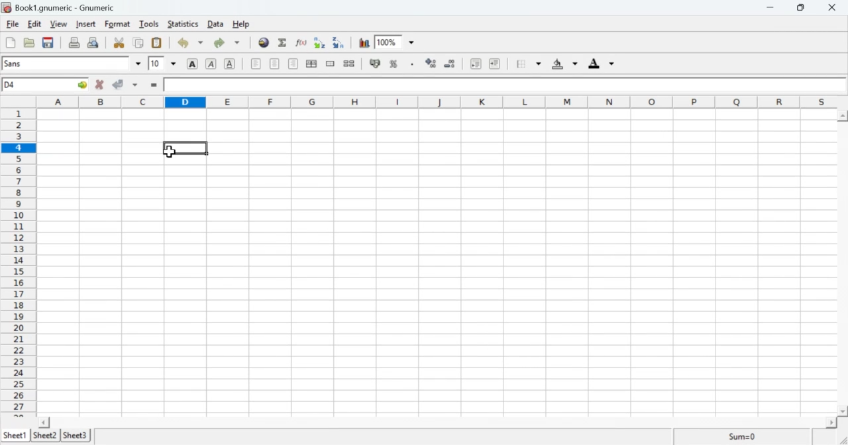  What do you see at coordinates (411, 64) in the screenshot?
I see `Thousand separator` at bounding box center [411, 64].